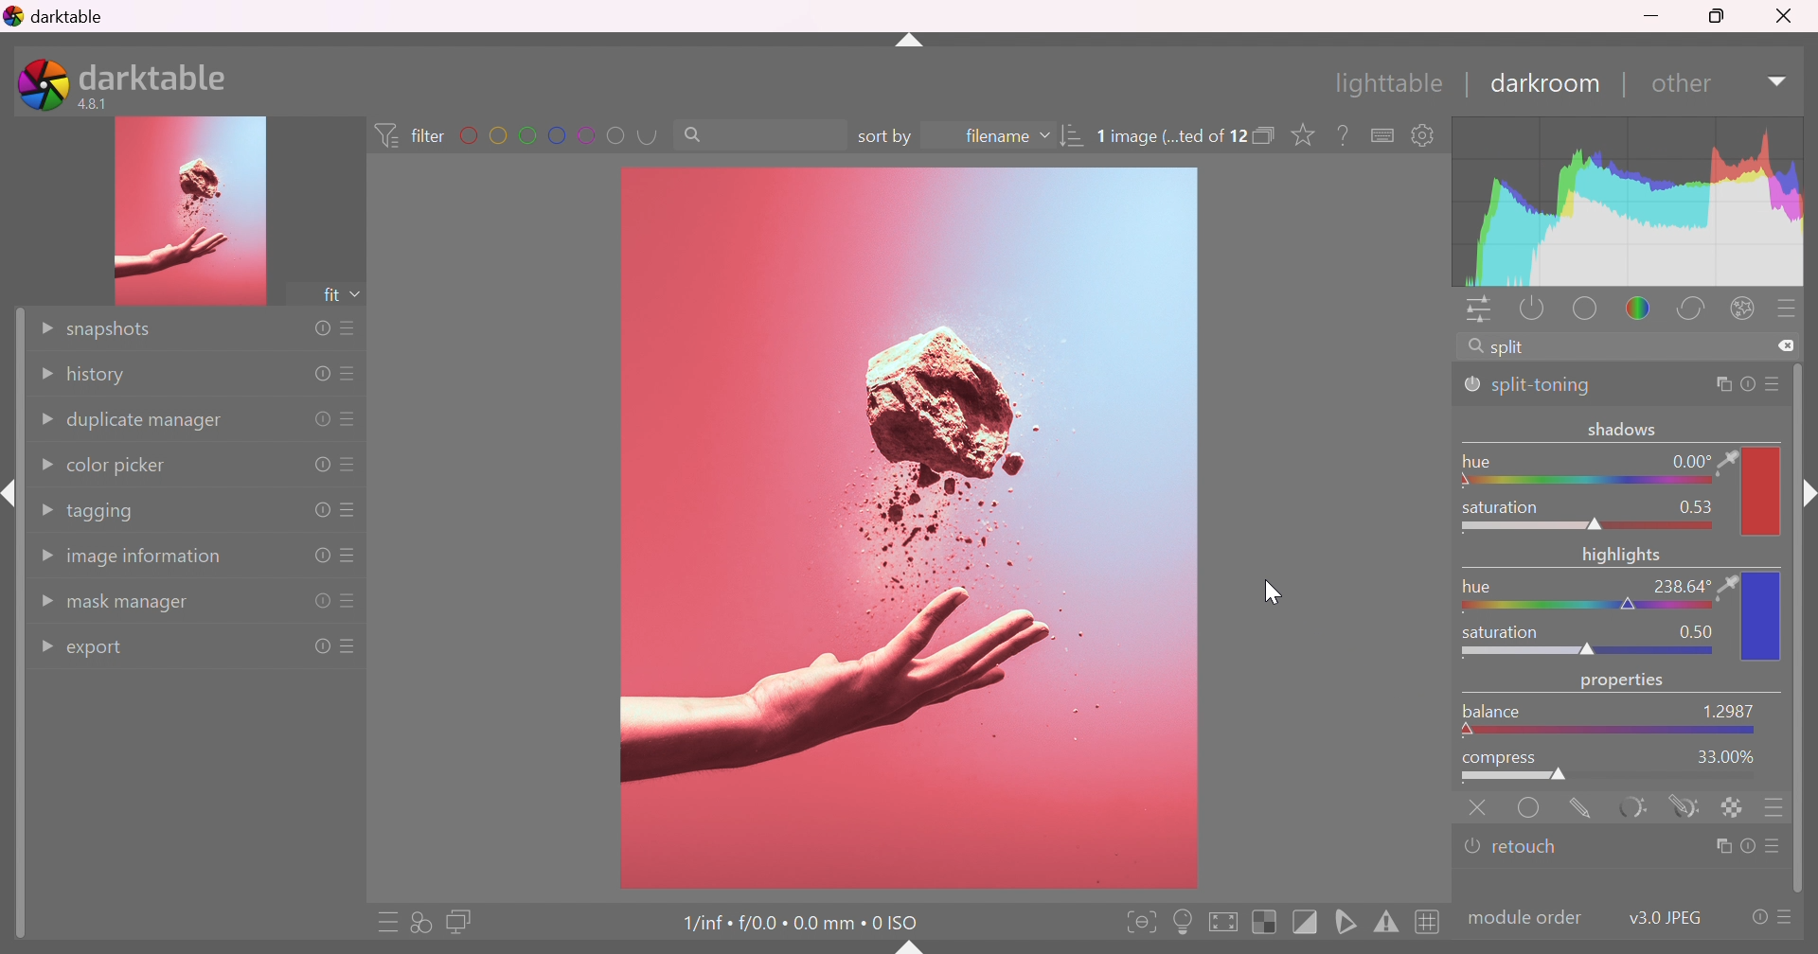  I want to click on presets, so click(1776, 847).